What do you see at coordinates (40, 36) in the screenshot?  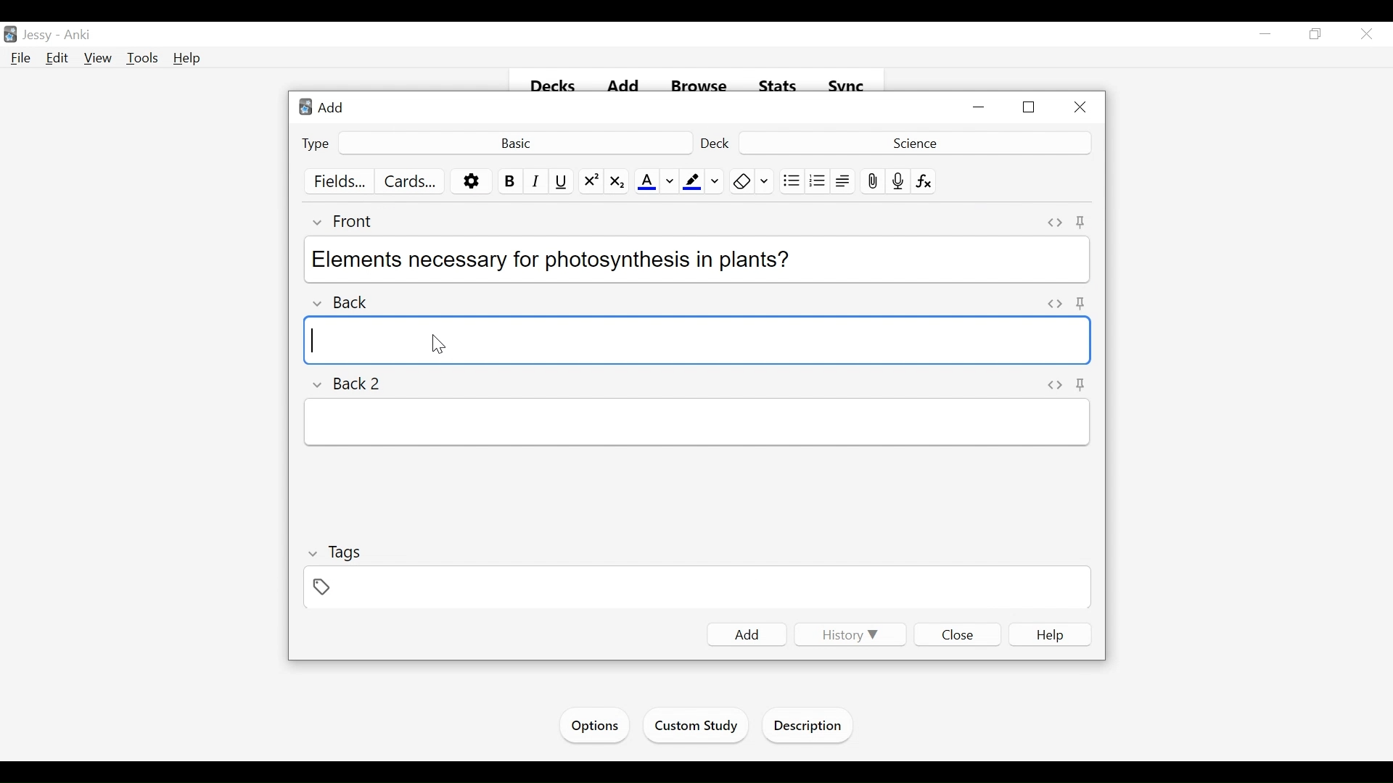 I see `User Name` at bounding box center [40, 36].